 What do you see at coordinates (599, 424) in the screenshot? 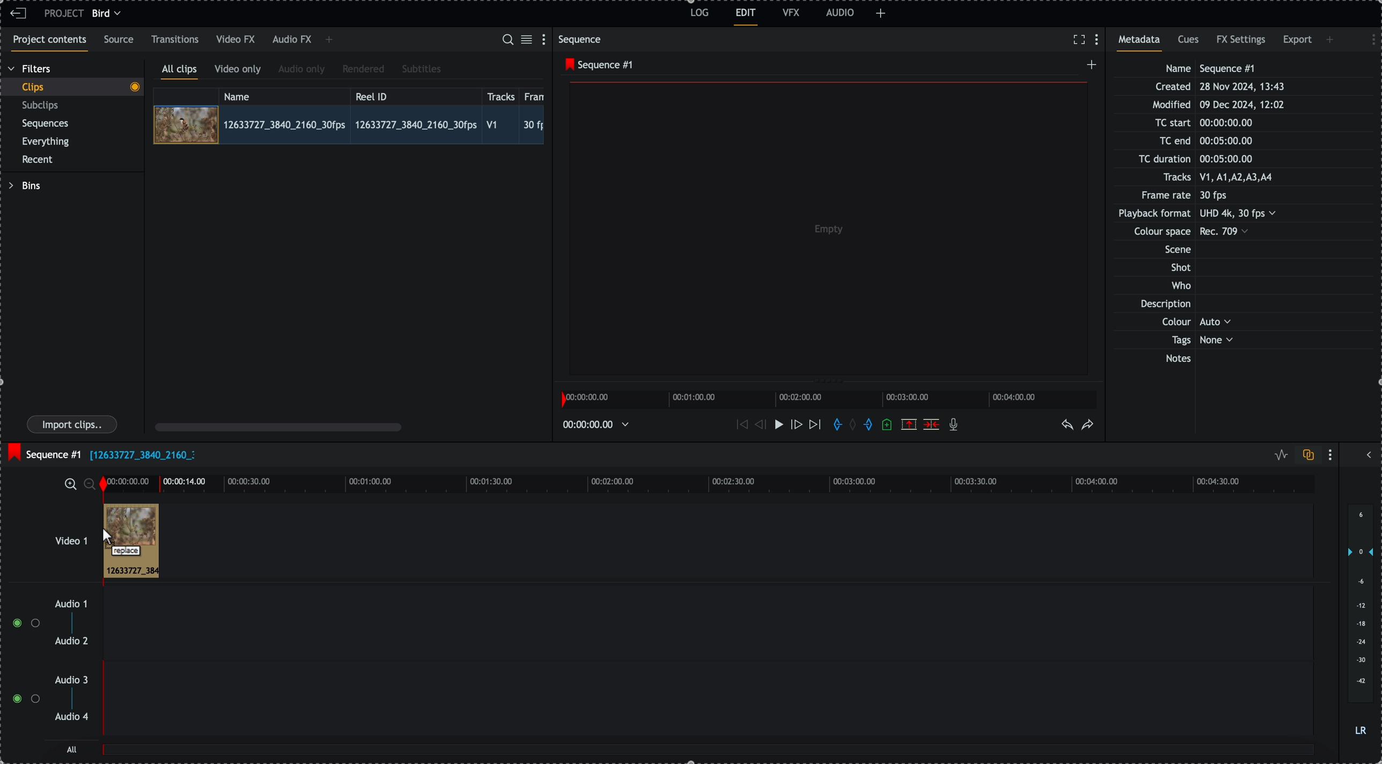
I see `timeline` at bounding box center [599, 424].